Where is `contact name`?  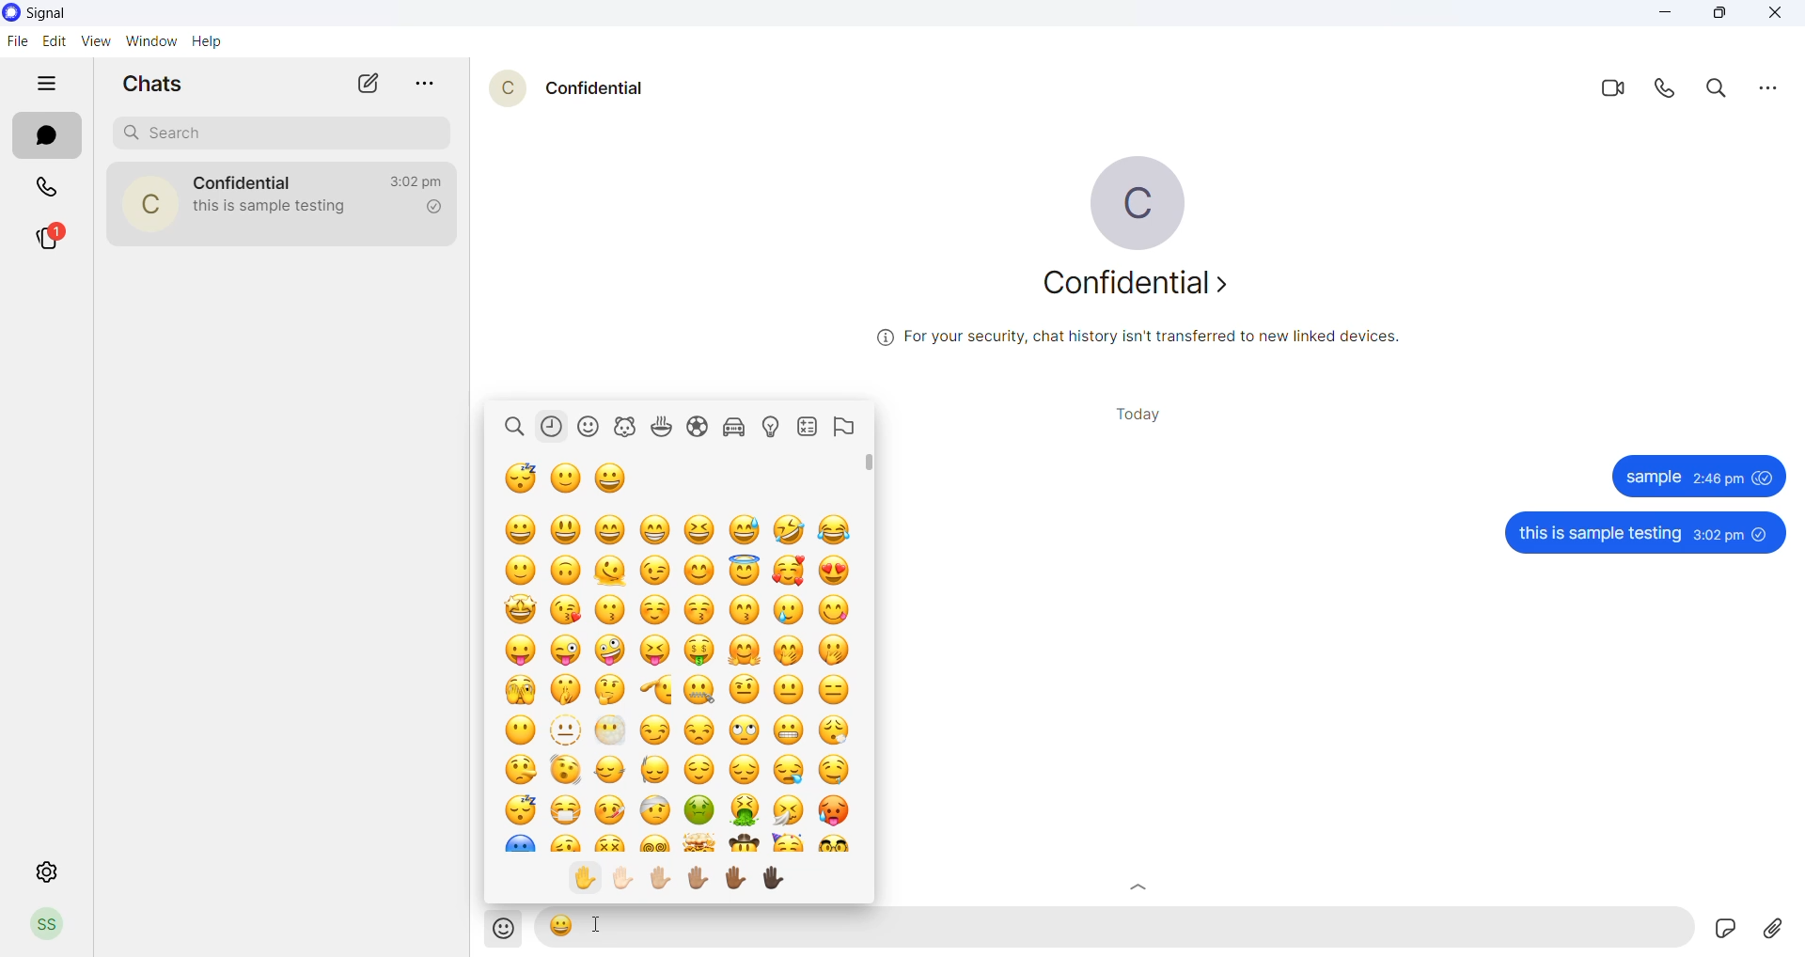
contact name is located at coordinates (600, 88).